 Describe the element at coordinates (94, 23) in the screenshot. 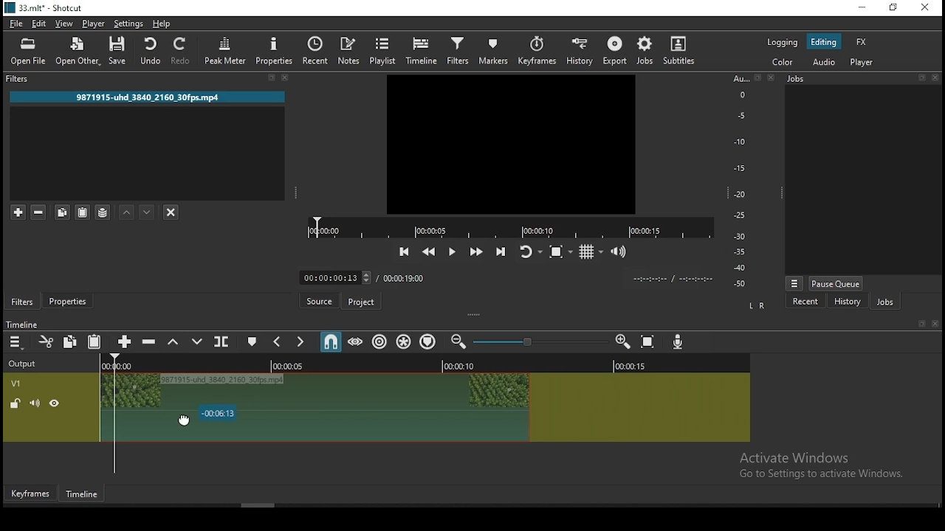

I see `player` at that location.